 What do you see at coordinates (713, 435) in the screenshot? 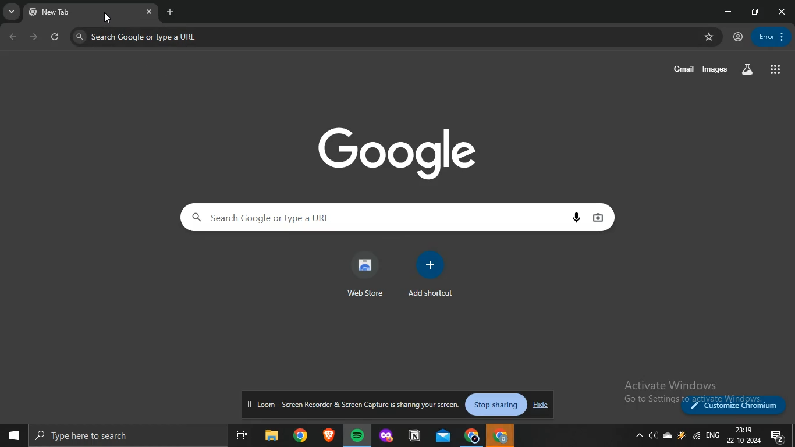
I see `english` at bounding box center [713, 435].